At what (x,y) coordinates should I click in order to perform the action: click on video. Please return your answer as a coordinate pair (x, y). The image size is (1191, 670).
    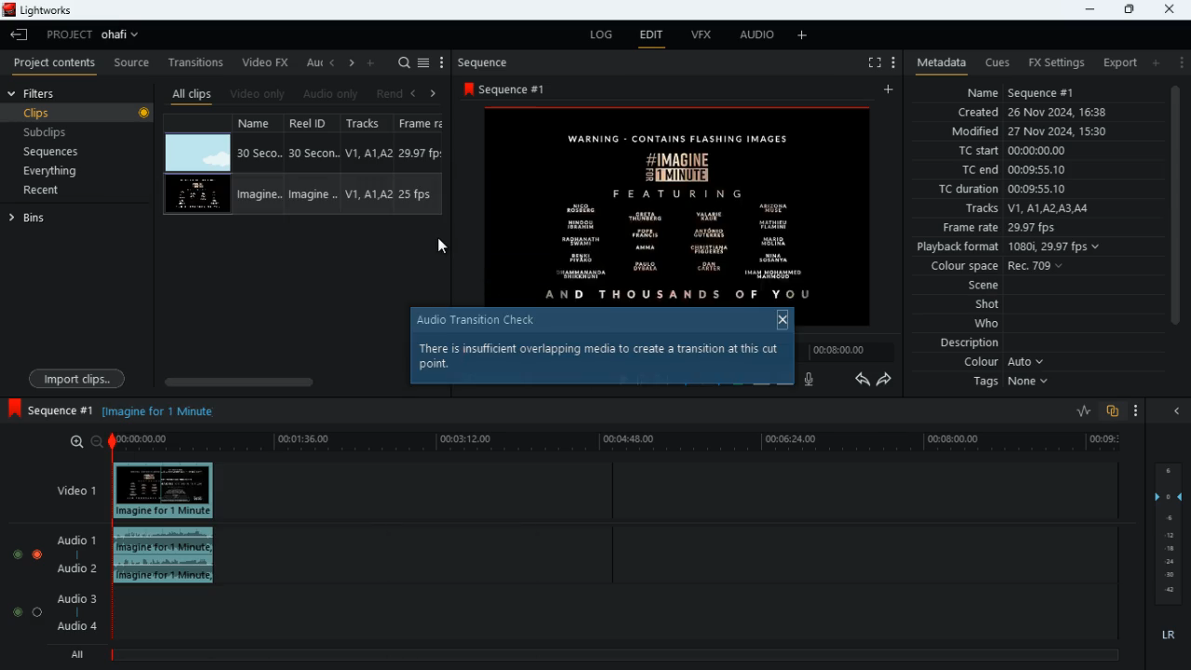
    Looking at the image, I should click on (166, 491).